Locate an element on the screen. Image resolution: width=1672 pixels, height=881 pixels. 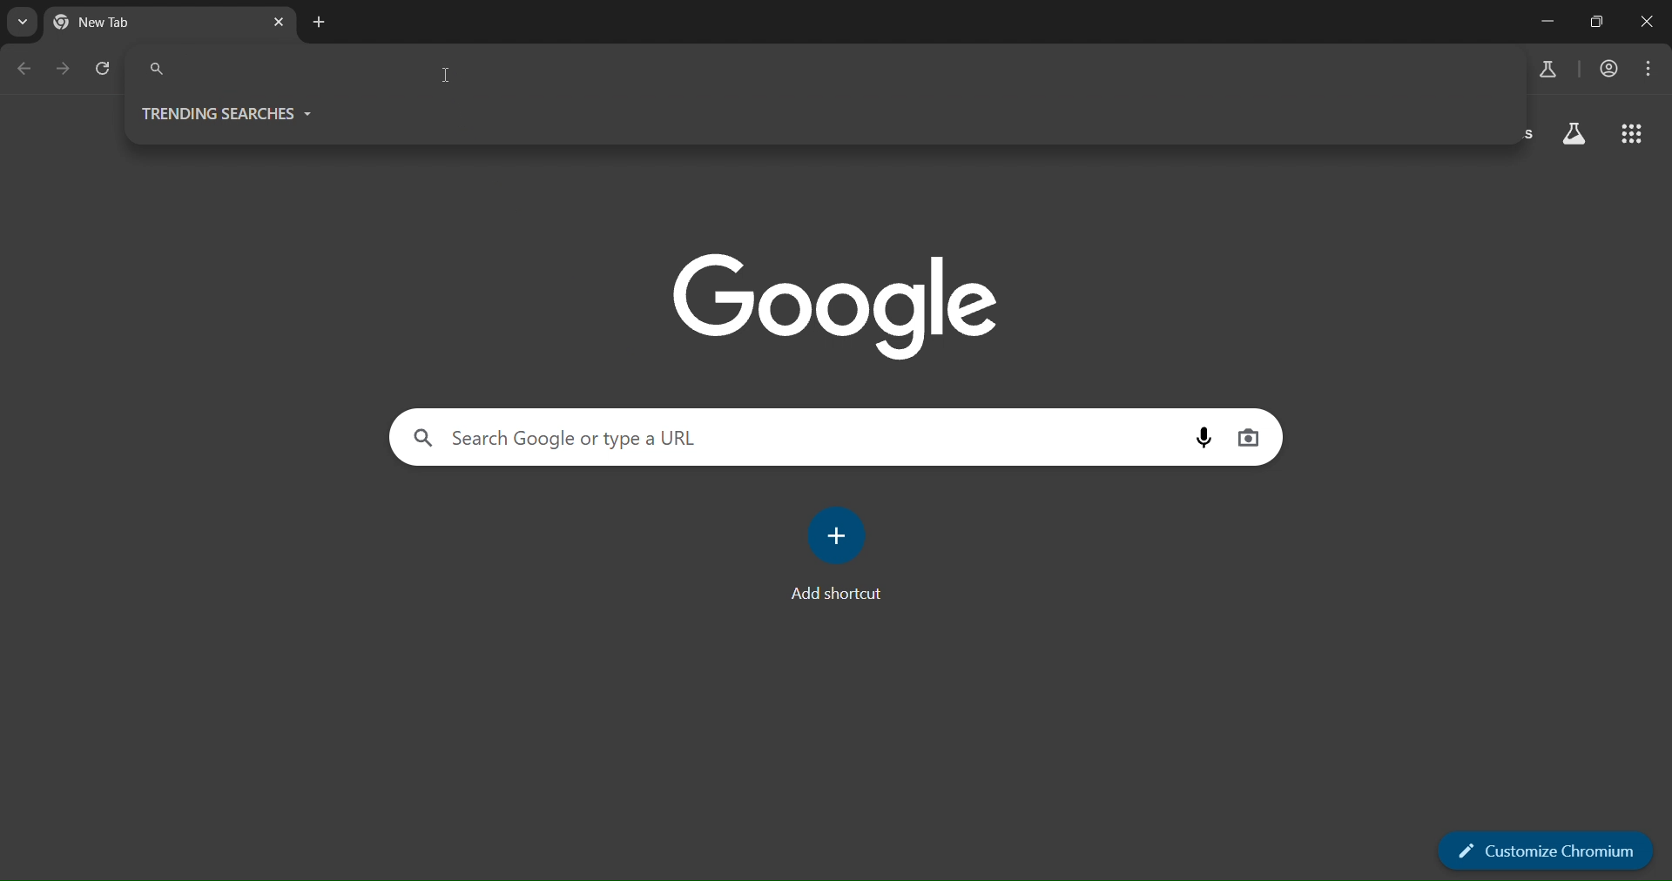
cursor is located at coordinates (448, 78).